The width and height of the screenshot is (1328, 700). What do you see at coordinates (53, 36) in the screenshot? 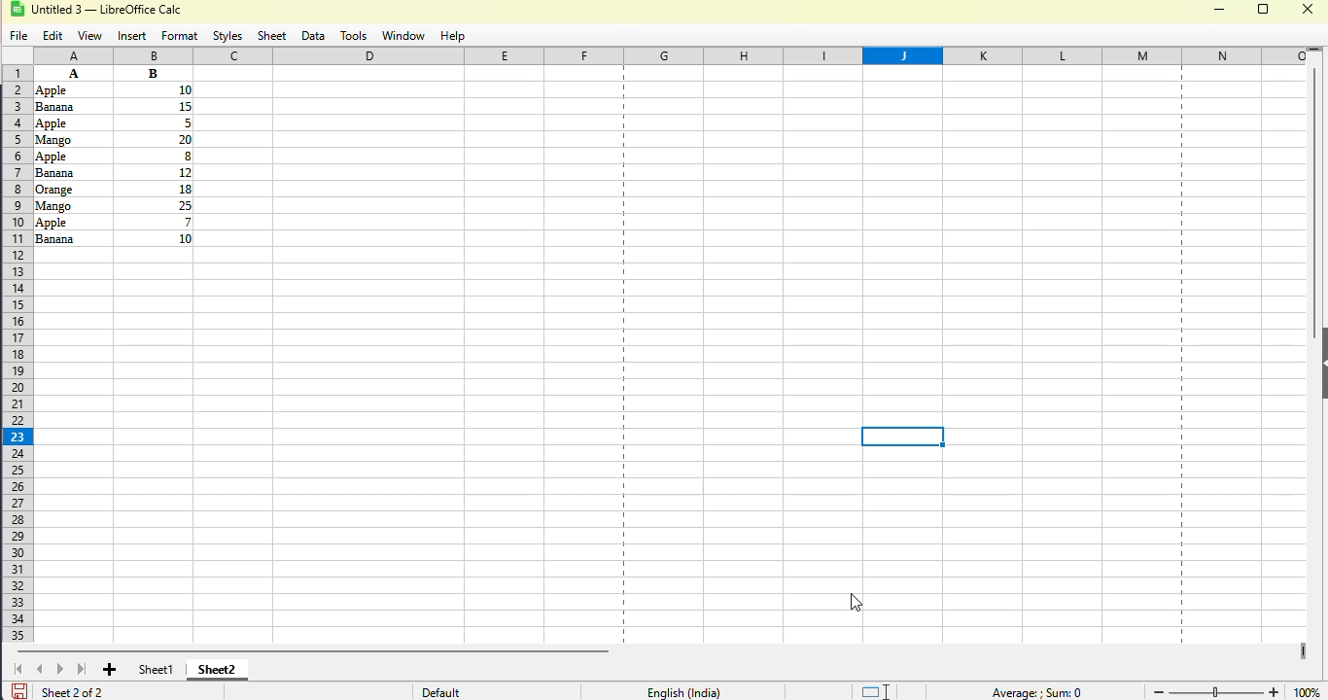
I see `edit` at bounding box center [53, 36].